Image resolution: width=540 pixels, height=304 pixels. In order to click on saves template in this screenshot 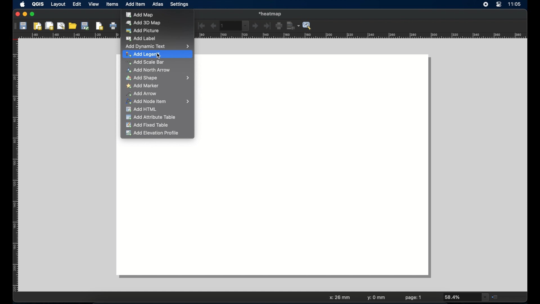, I will do `click(86, 26)`.